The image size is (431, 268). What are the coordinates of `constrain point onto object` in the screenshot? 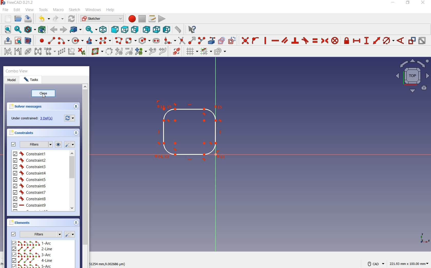 It's located at (256, 40).